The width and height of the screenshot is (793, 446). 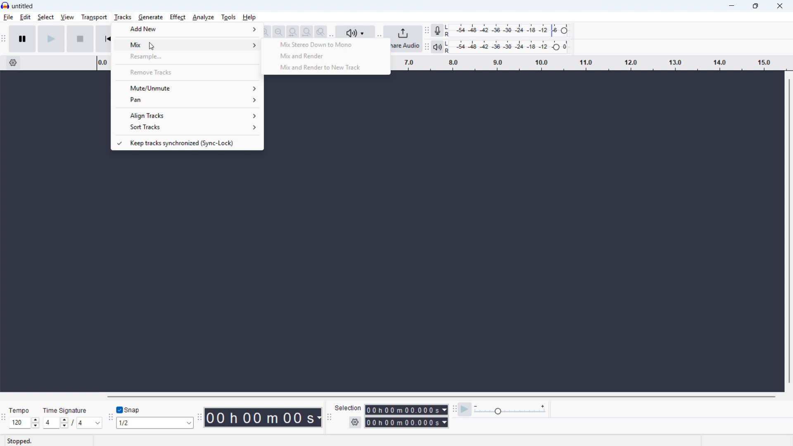 I want to click on Title , so click(x=23, y=6).